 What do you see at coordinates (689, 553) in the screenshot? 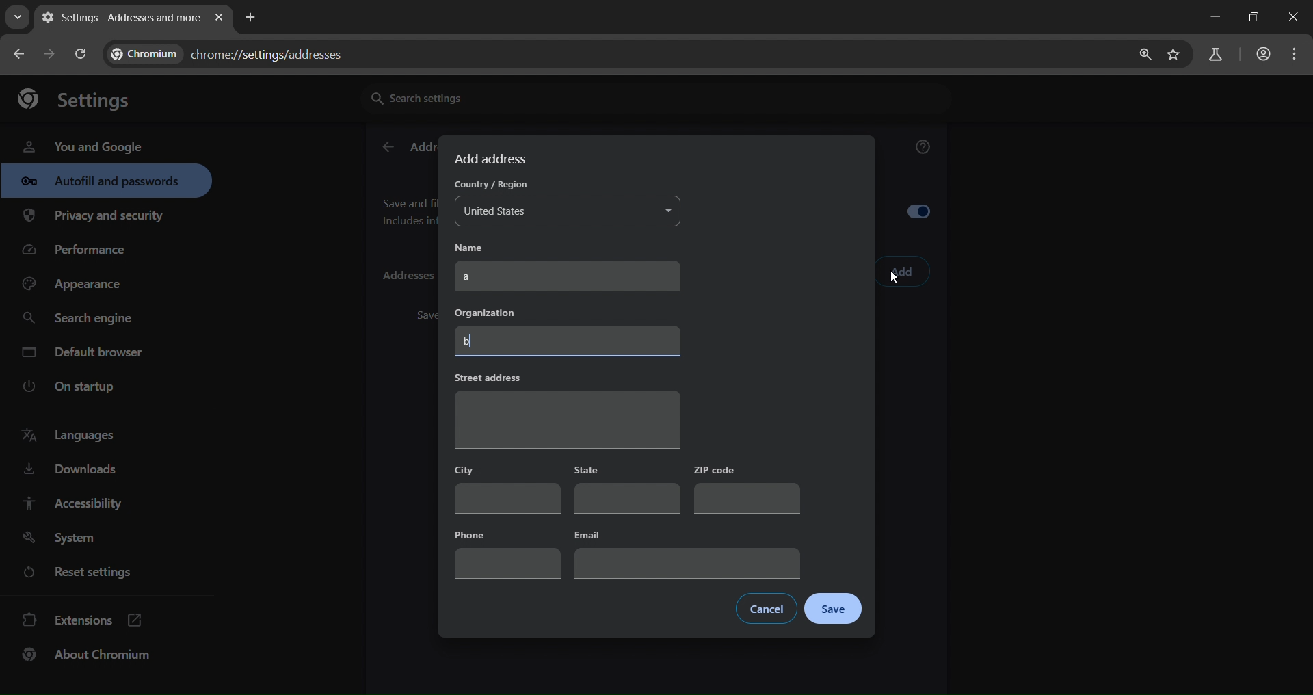
I see `email` at bounding box center [689, 553].